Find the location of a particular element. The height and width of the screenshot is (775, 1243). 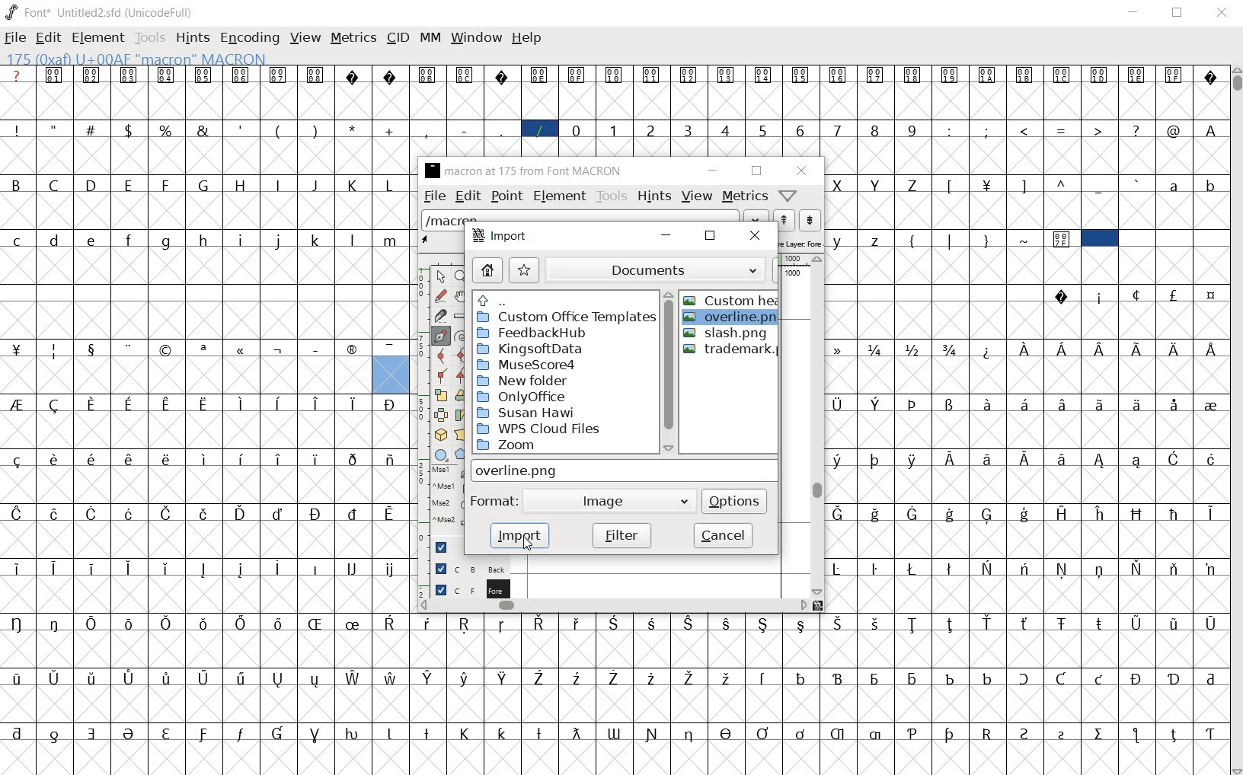

hints is located at coordinates (193, 39).